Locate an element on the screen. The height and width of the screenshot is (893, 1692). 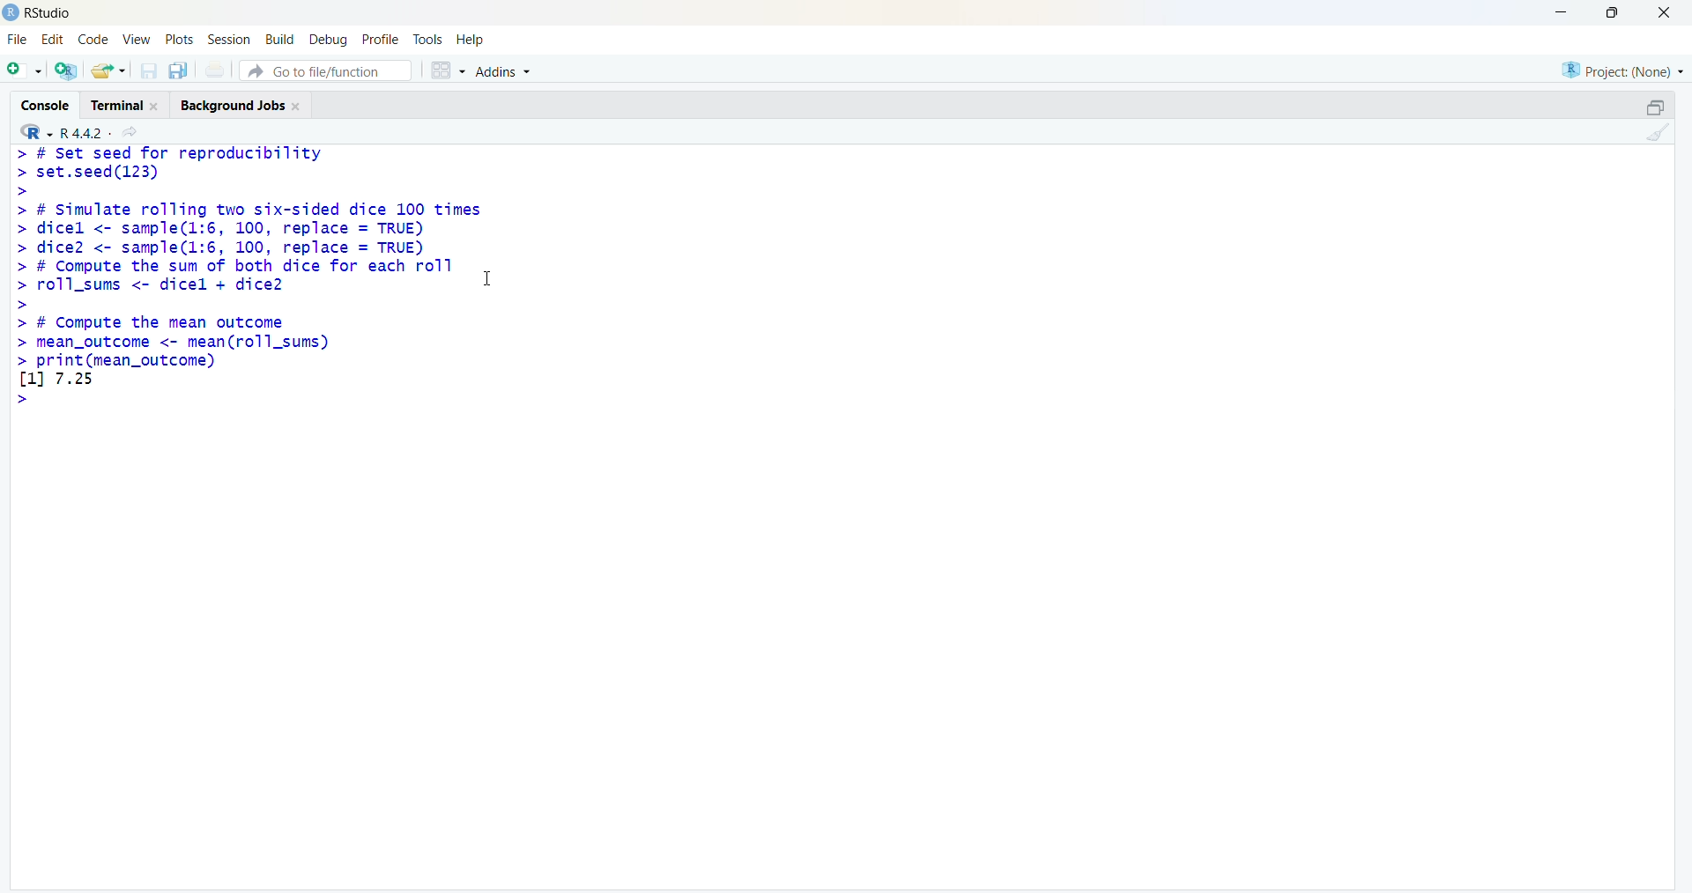
session is located at coordinates (229, 40).